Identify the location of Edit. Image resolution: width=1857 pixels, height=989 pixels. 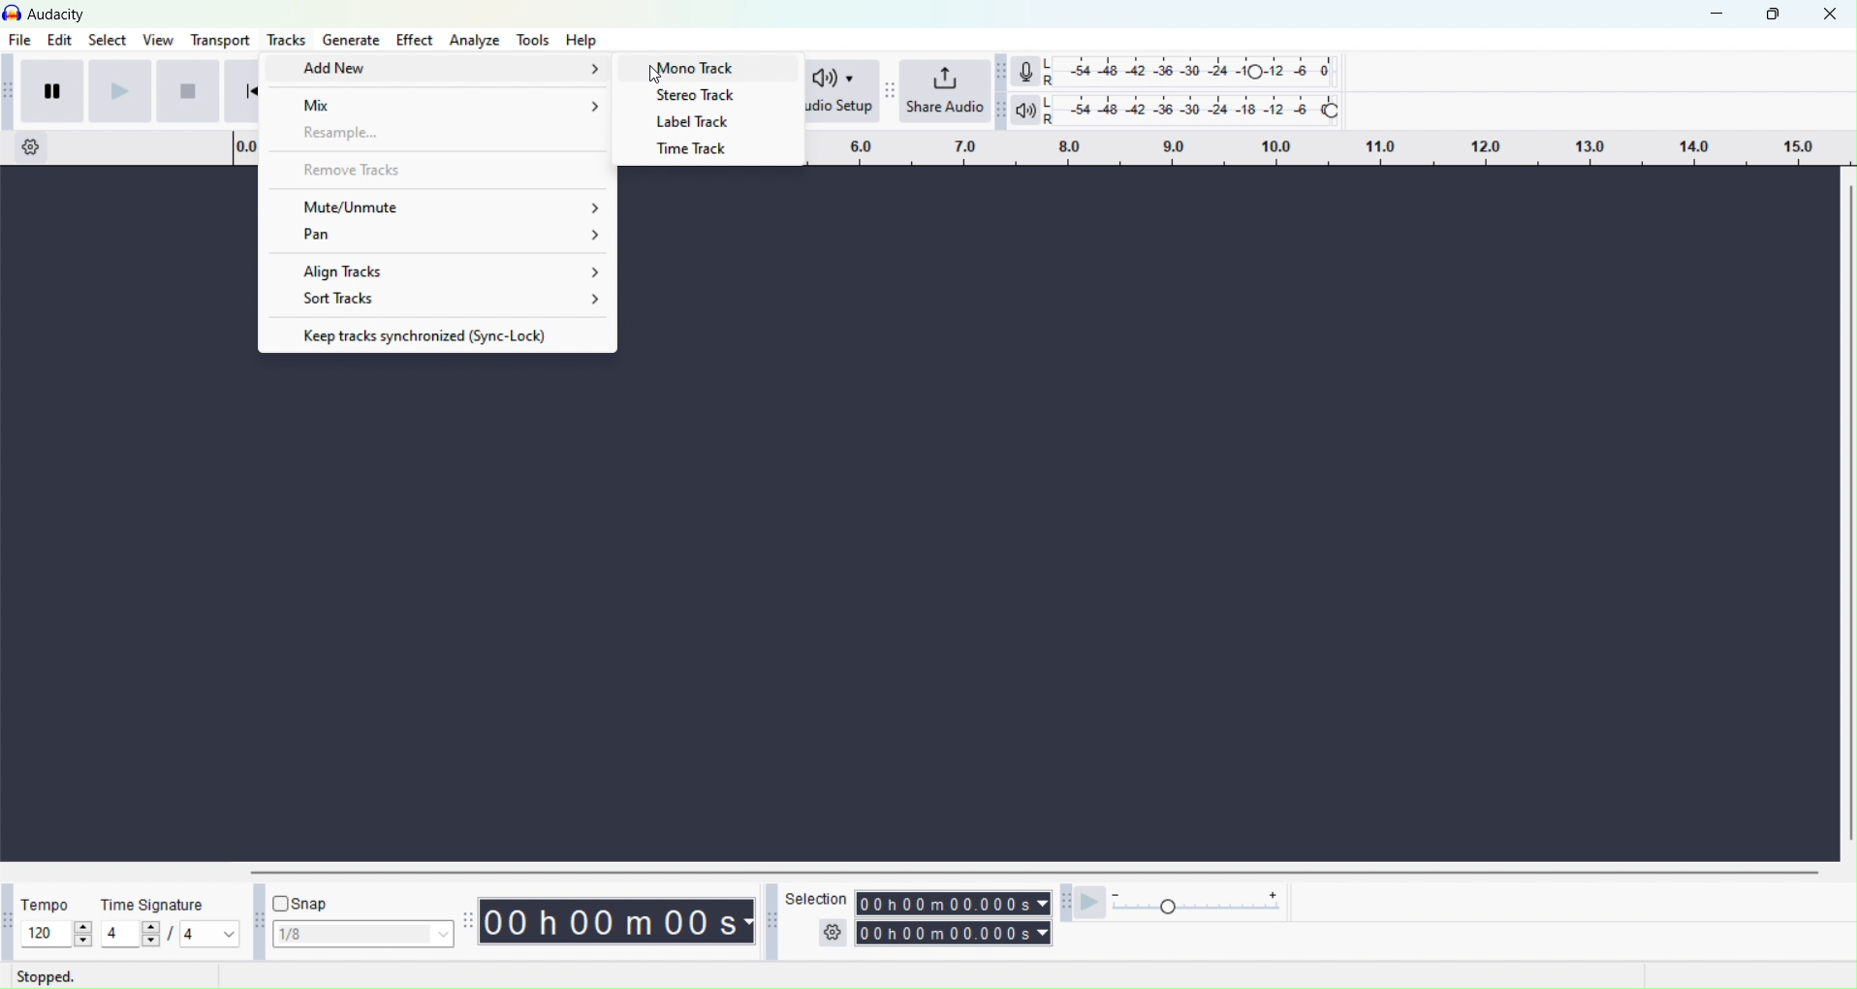
(62, 40).